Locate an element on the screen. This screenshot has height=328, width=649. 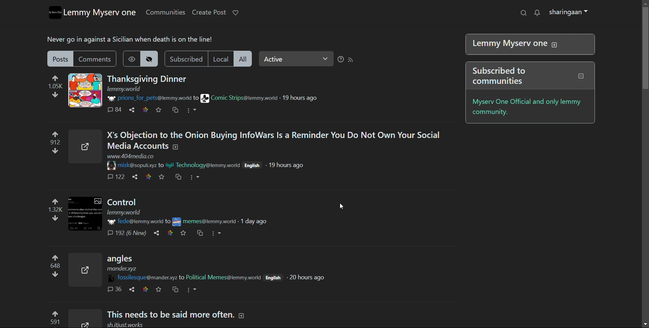
Lemmy Myserv one is located at coordinates (527, 45).